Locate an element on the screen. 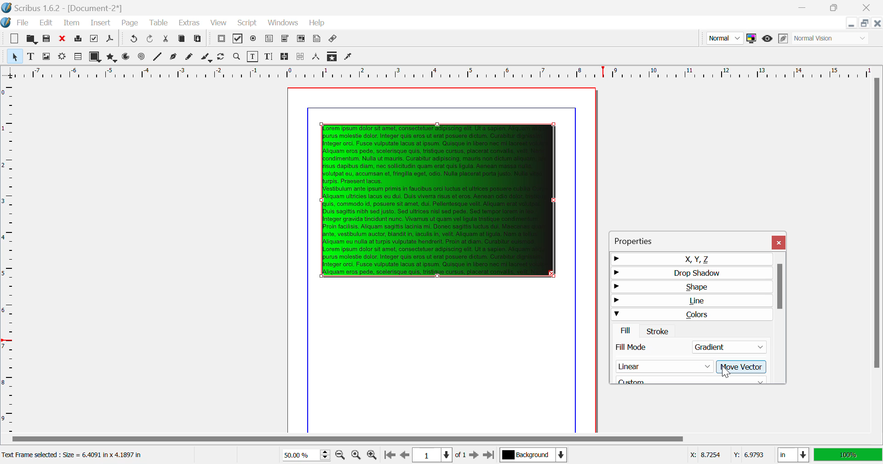 The width and height of the screenshot is (883, 464). Colors Tab Open is located at coordinates (693, 323).